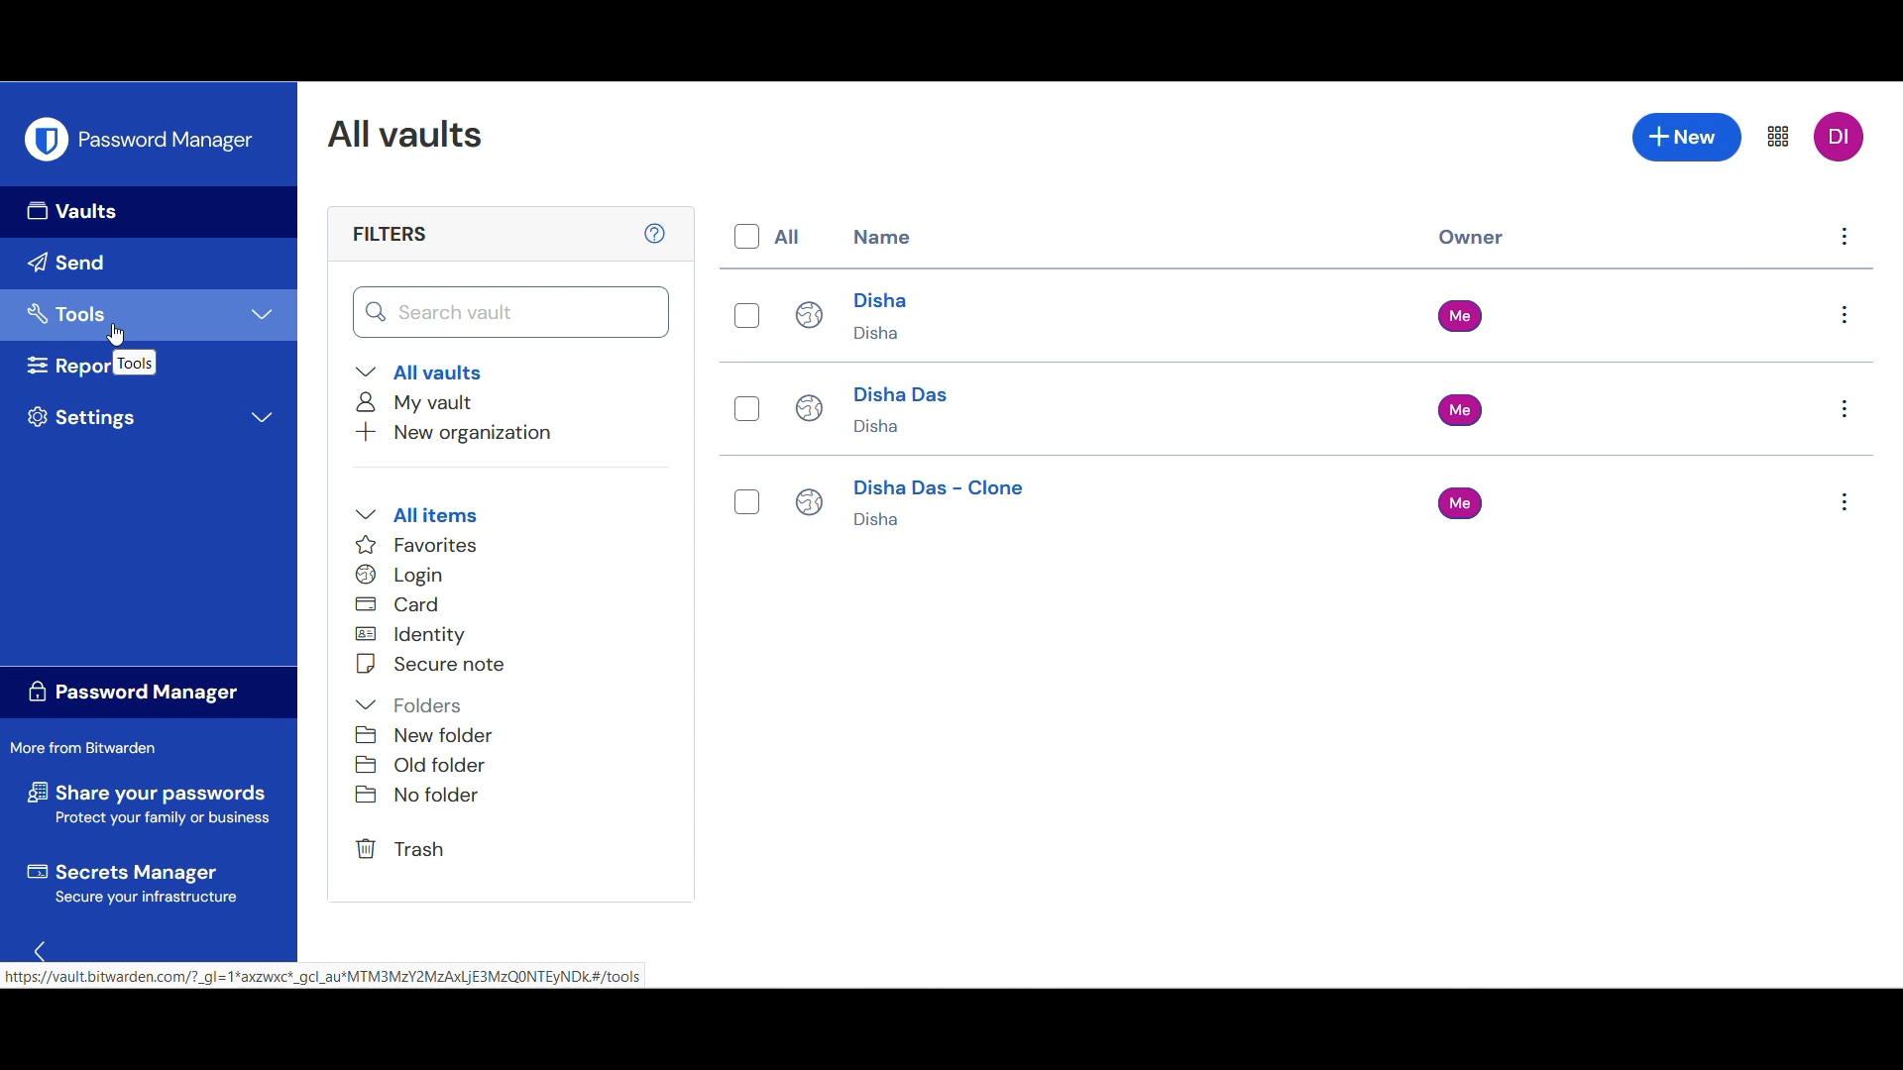 The height and width of the screenshot is (1070, 1903). What do you see at coordinates (168, 142) in the screenshot?
I see `Password manager` at bounding box center [168, 142].